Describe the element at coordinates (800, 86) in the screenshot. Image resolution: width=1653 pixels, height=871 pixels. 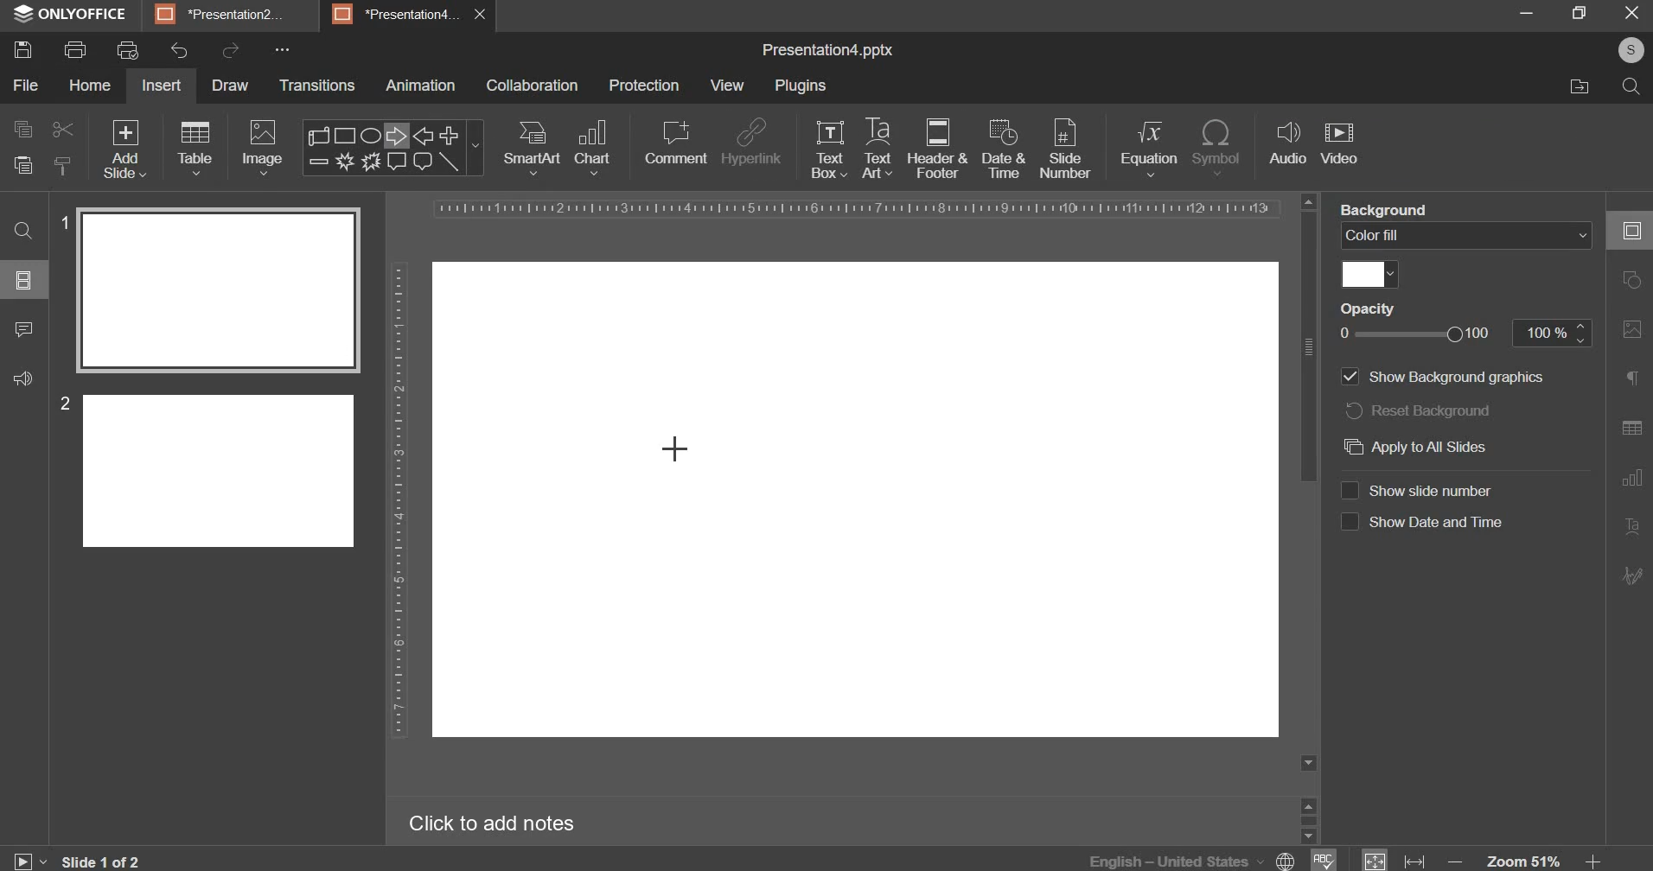
I see `plugins` at that location.